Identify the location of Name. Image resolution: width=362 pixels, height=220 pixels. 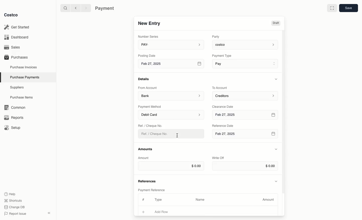
(200, 200).